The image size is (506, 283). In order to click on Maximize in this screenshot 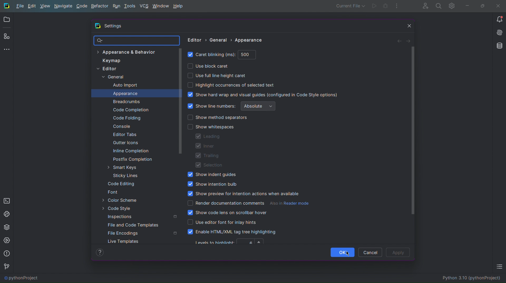, I will do `click(482, 6)`.